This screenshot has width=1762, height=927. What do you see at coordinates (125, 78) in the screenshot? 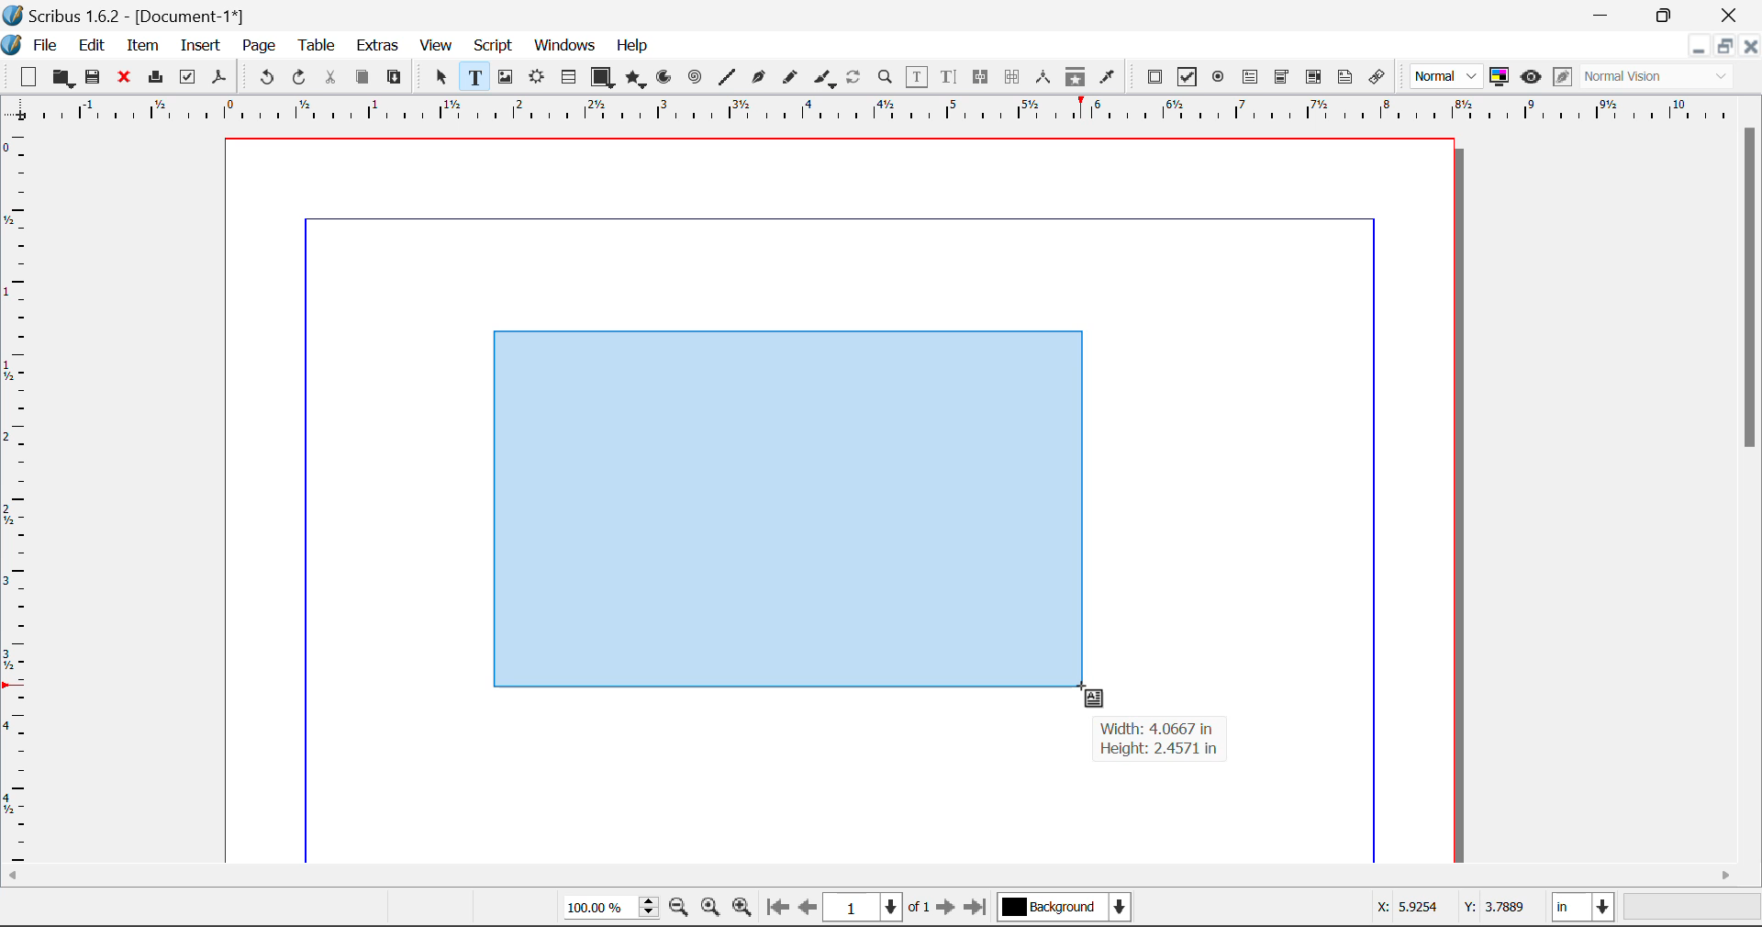
I see `Discard` at bounding box center [125, 78].